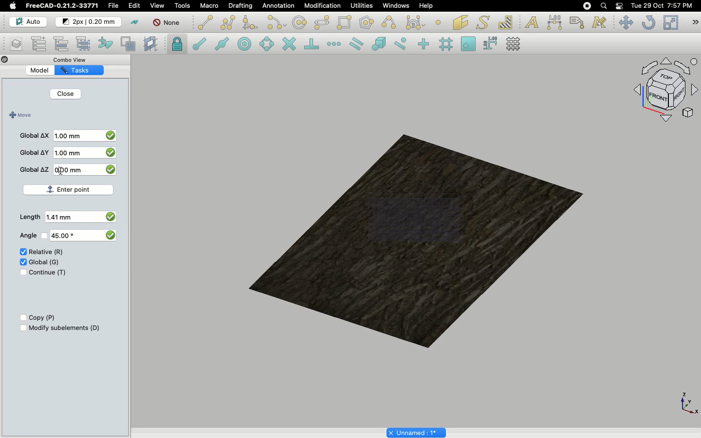 This screenshot has height=438, width=701. What do you see at coordinates (468, 45) in the screenshot?
I see `Snap working plane` at bounding box center [468, 45].